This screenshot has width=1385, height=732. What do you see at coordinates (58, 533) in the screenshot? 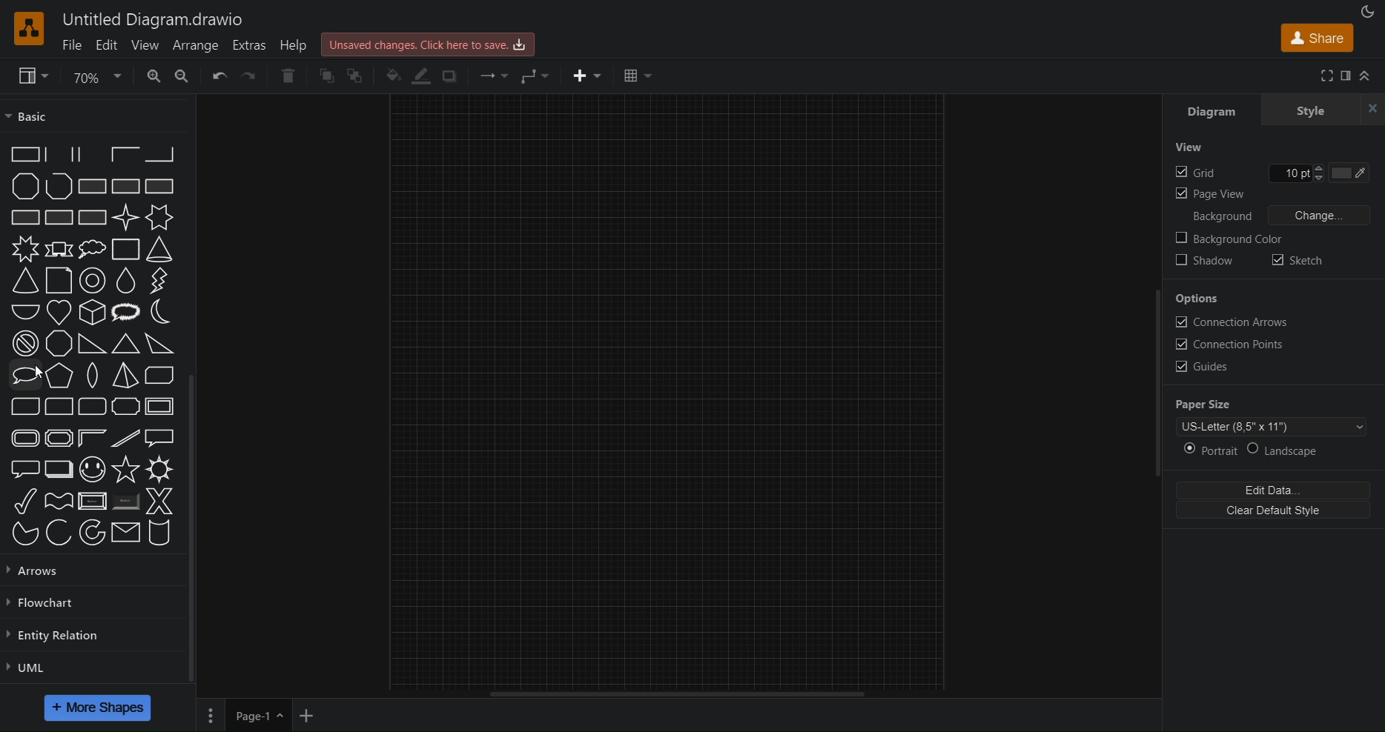
I see `Arc` at bounding box center [58, 533].